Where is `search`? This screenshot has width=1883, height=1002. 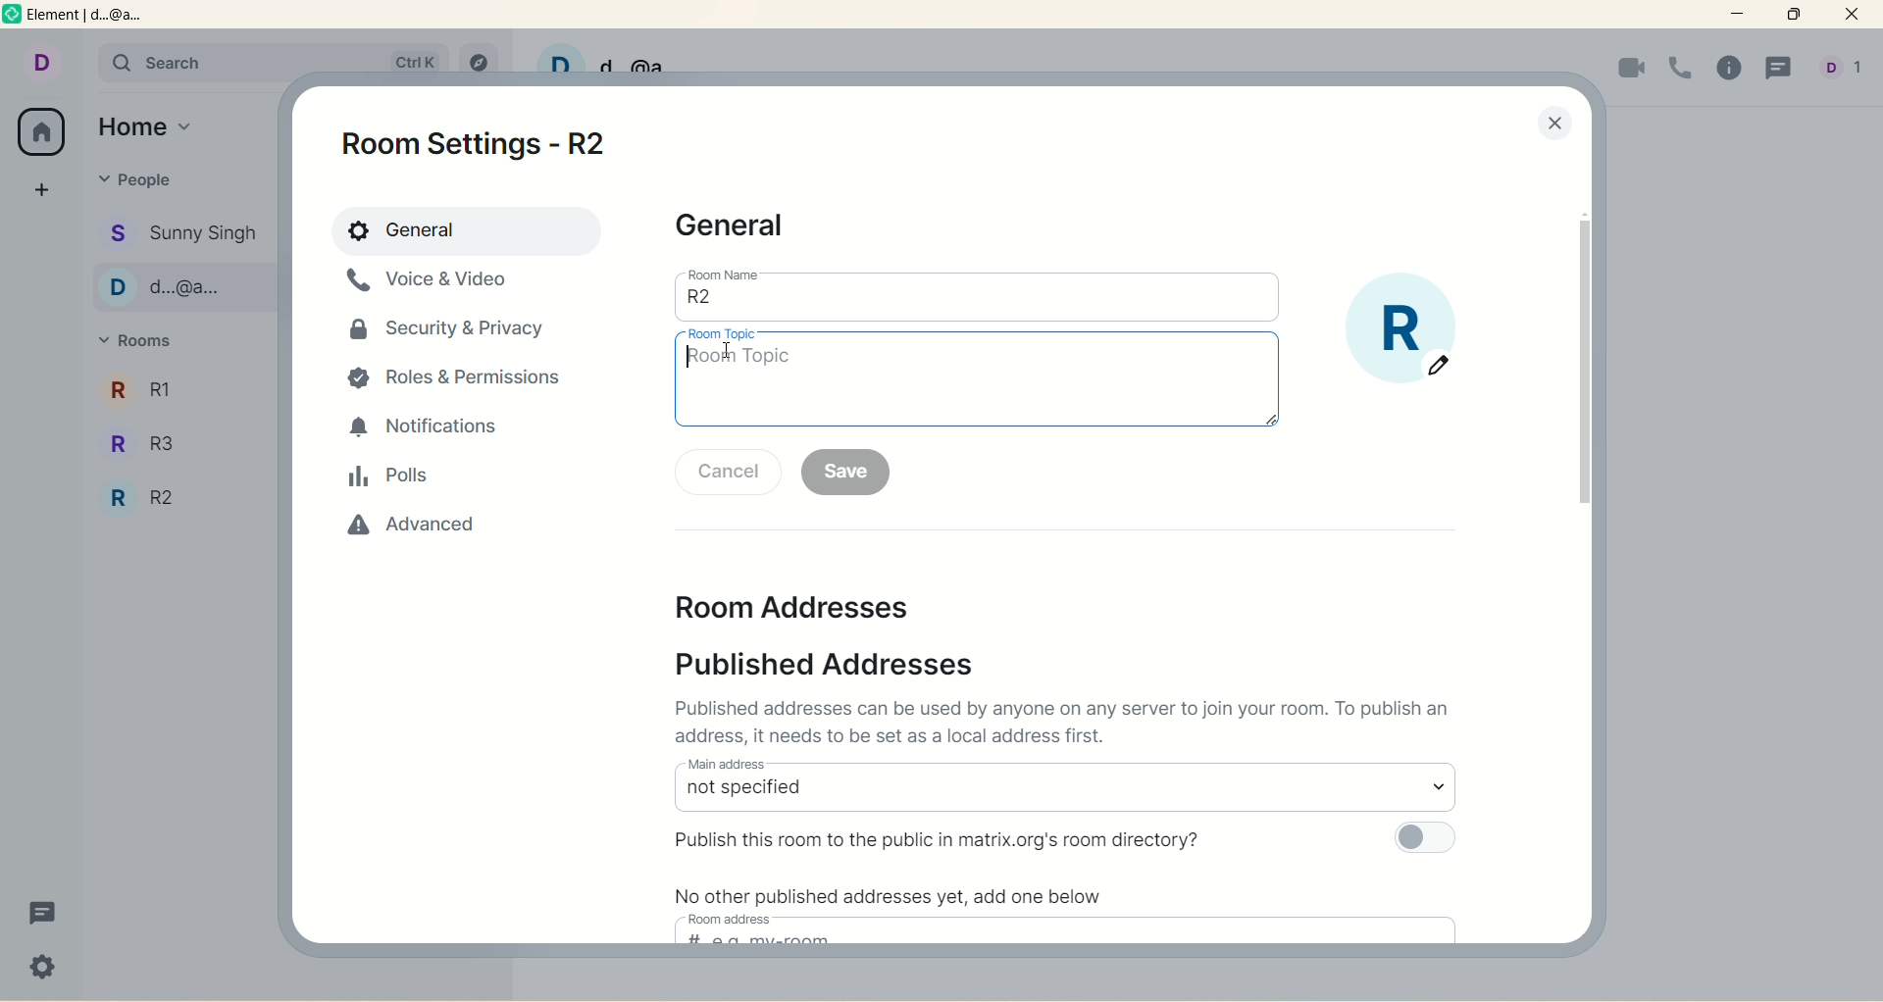
search is located at coordinates (189, 64).